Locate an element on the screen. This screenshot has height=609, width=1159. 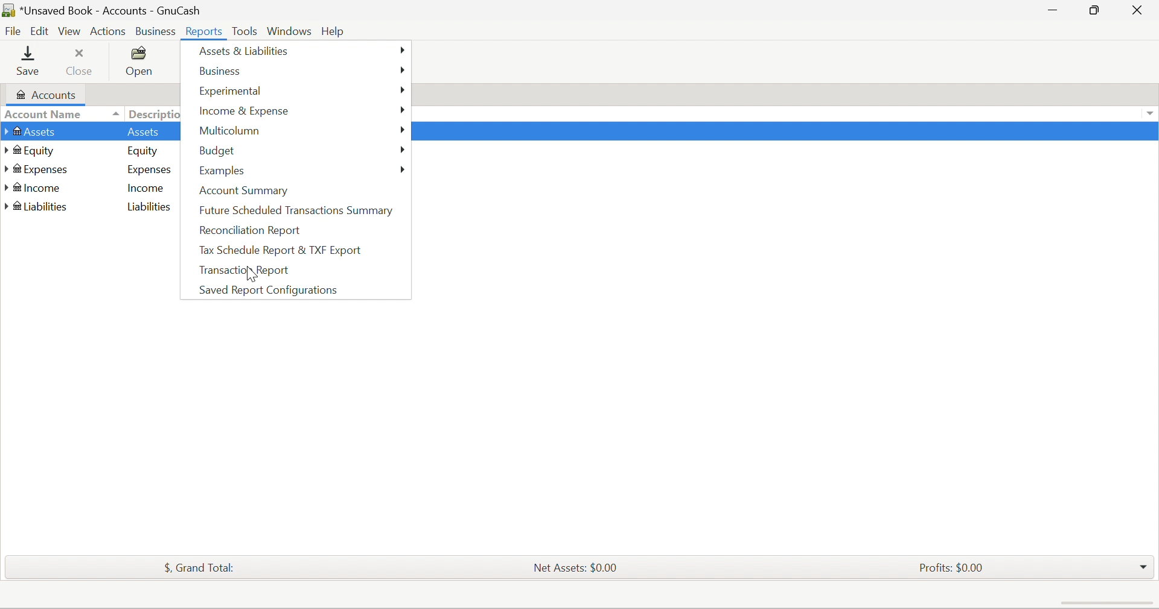
Expenses is located at coordinates (150, 171).